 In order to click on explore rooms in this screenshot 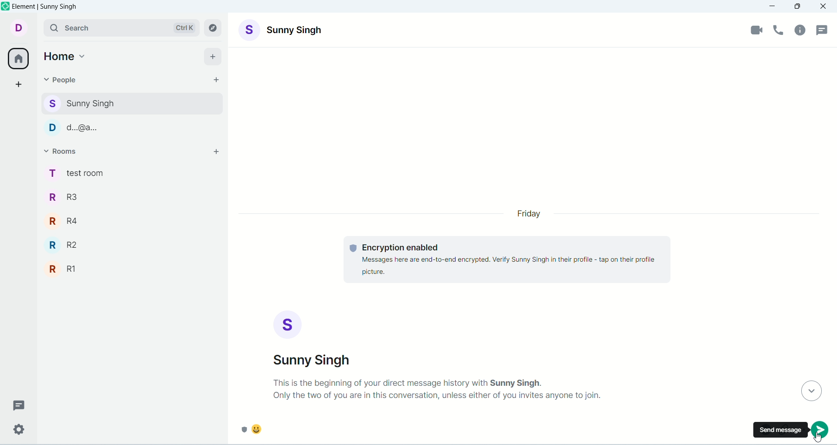, I will do `click(214, 28)`.